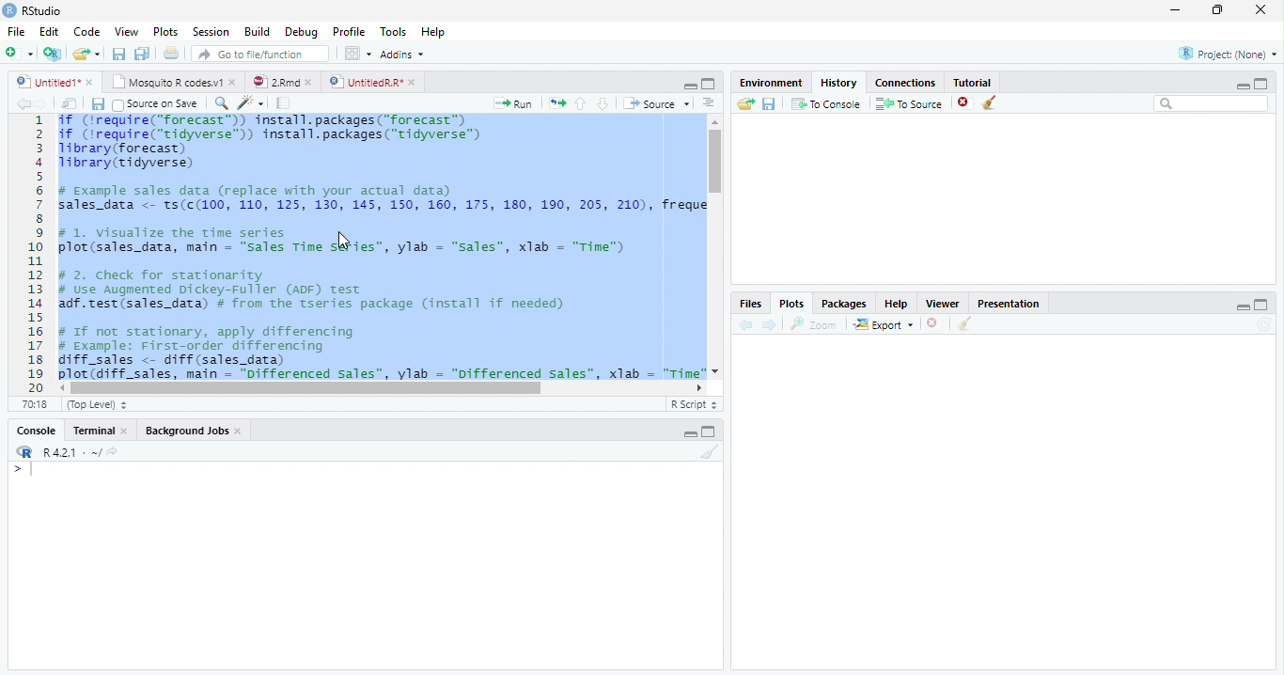 Image resolution: width=1284 pixels, height=675 pixels. Describe the element at coordinates (792, 304) in the screenshot. I see `Plots` at that location.